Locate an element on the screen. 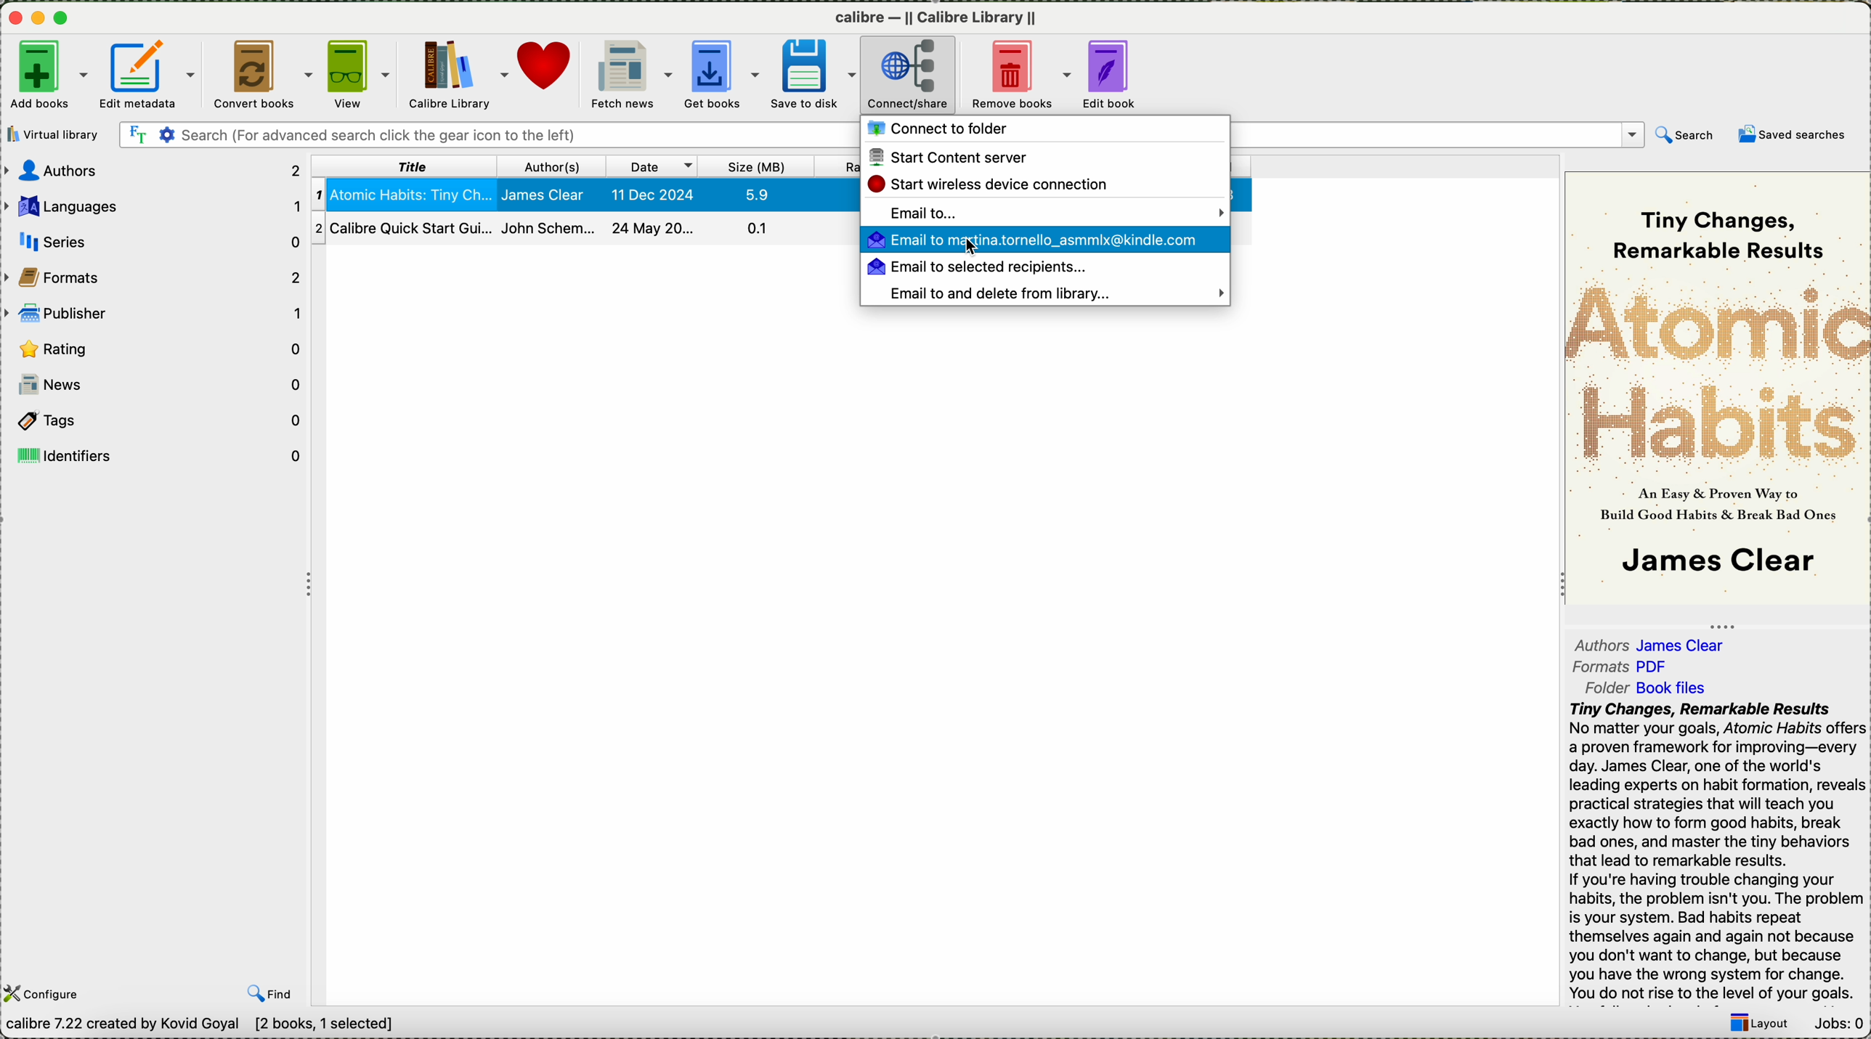 This screenshot has height=1039, width=1871. data is located at coordinates (259, 1026).